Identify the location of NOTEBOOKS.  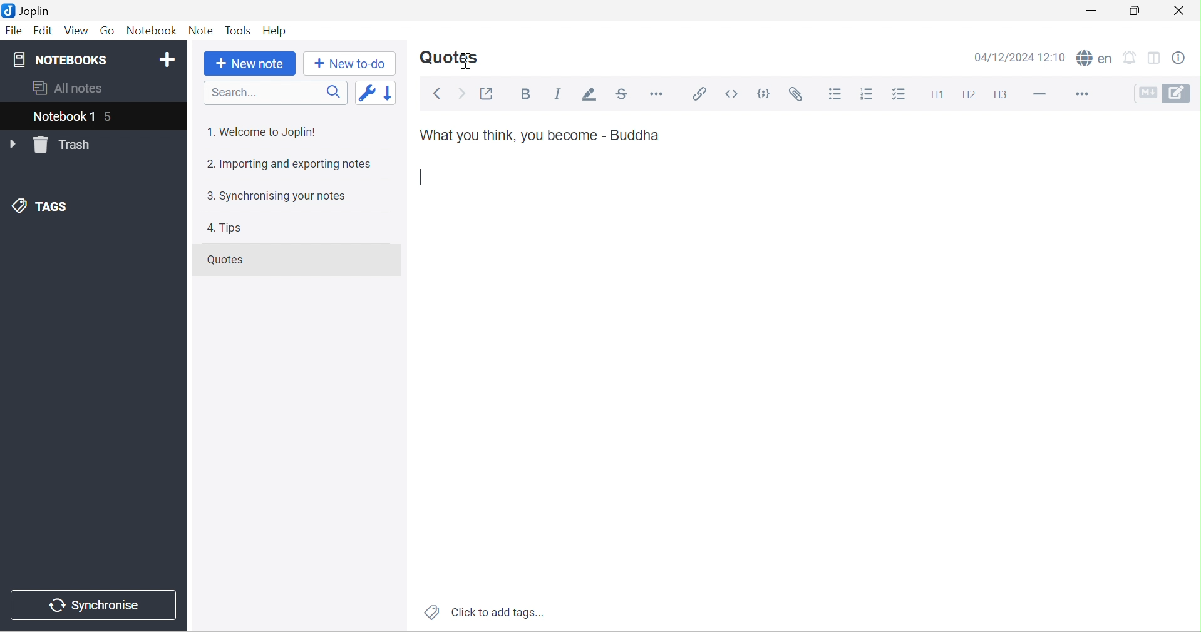
(63, 59).